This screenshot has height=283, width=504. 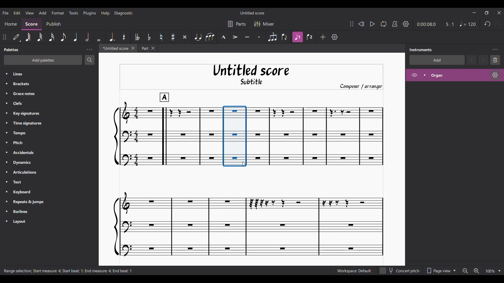 What do you see at coordinates (497, 24) in the screenshot?
I see `Redo` at bounding box center [497, 24].